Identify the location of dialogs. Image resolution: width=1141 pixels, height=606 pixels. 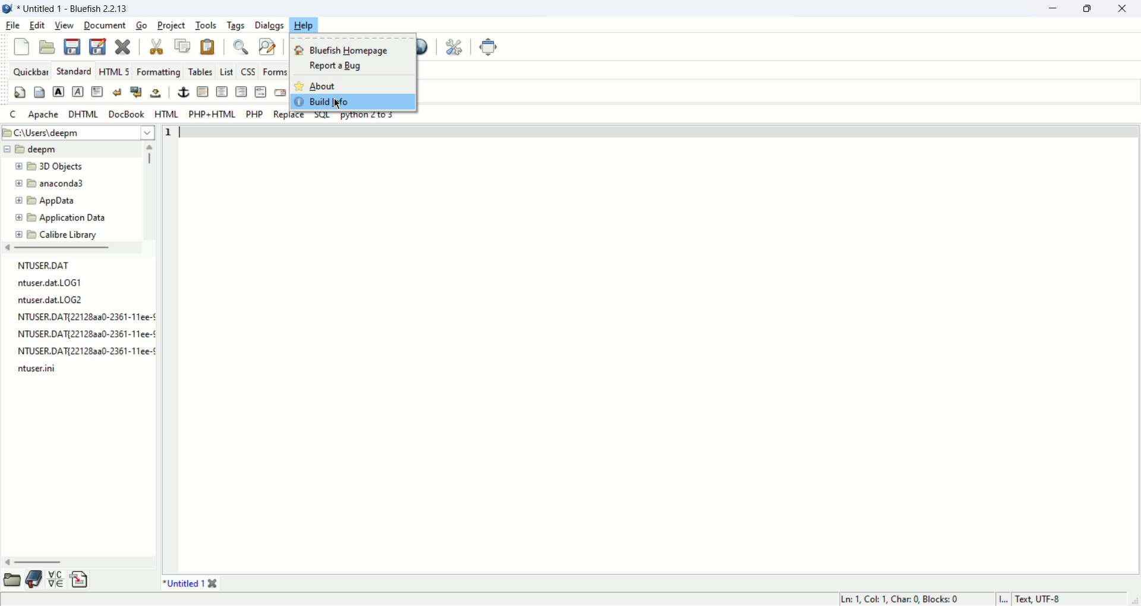
(269, 24).